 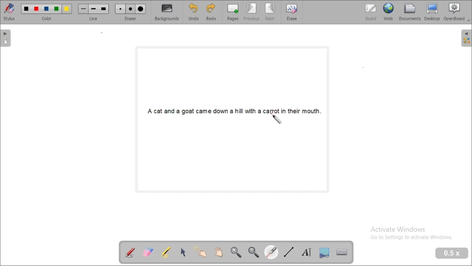 I want to click on color, so click(x=47, y=12).